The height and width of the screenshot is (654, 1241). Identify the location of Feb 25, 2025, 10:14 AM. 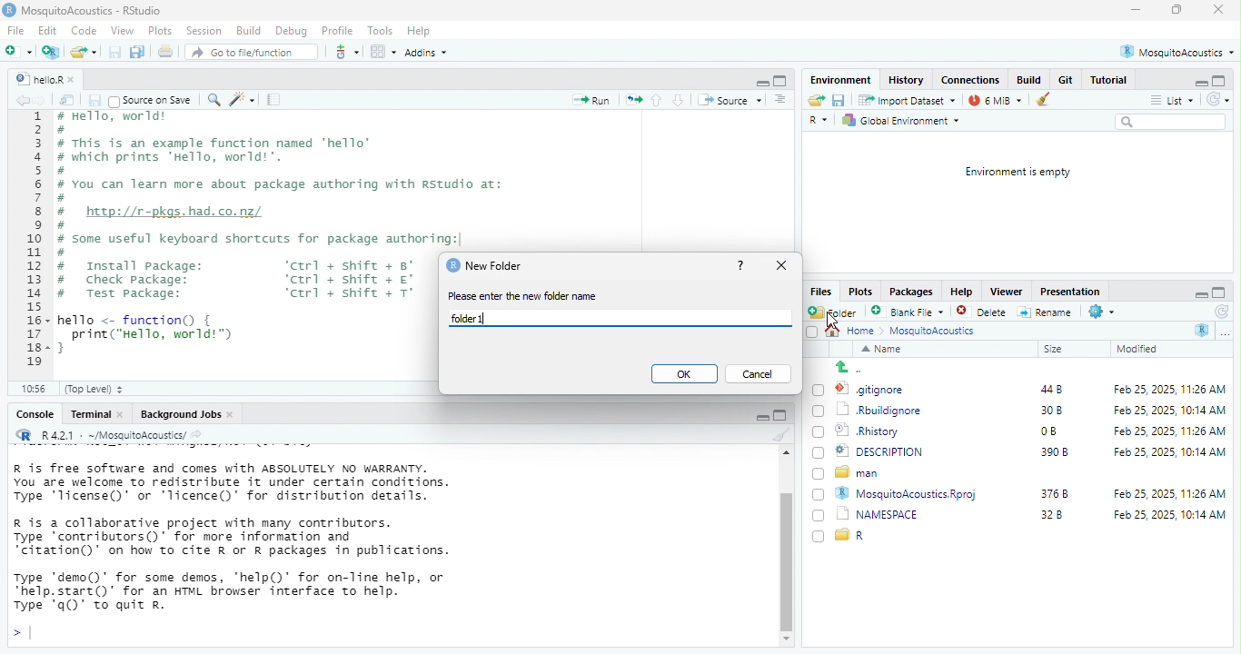
(1168, 451).